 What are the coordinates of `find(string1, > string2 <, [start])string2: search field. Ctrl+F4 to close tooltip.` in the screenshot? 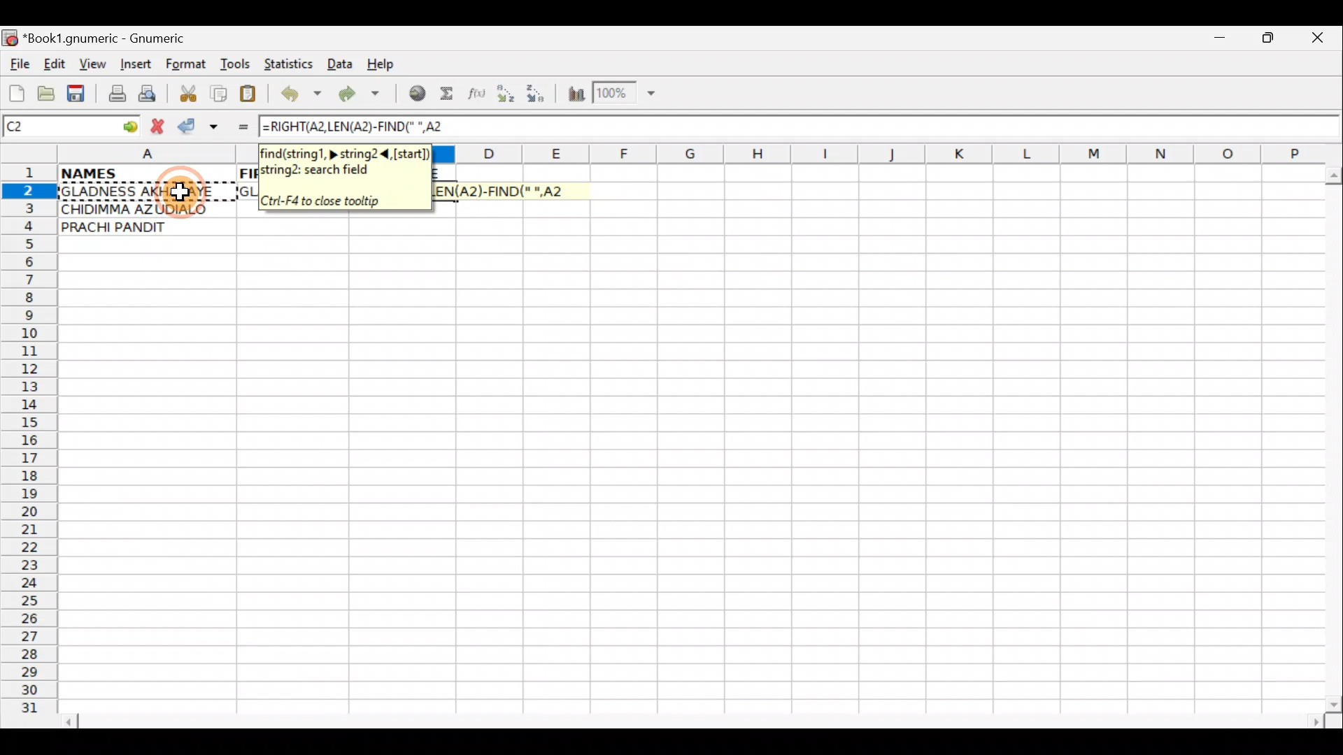 It's located at (345, 178).